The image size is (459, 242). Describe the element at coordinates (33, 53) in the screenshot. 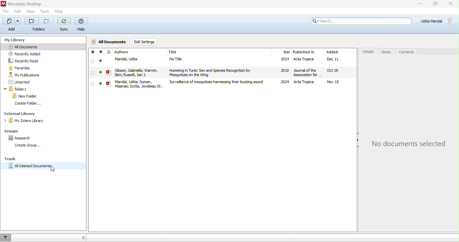

I see `recently added` at that location.